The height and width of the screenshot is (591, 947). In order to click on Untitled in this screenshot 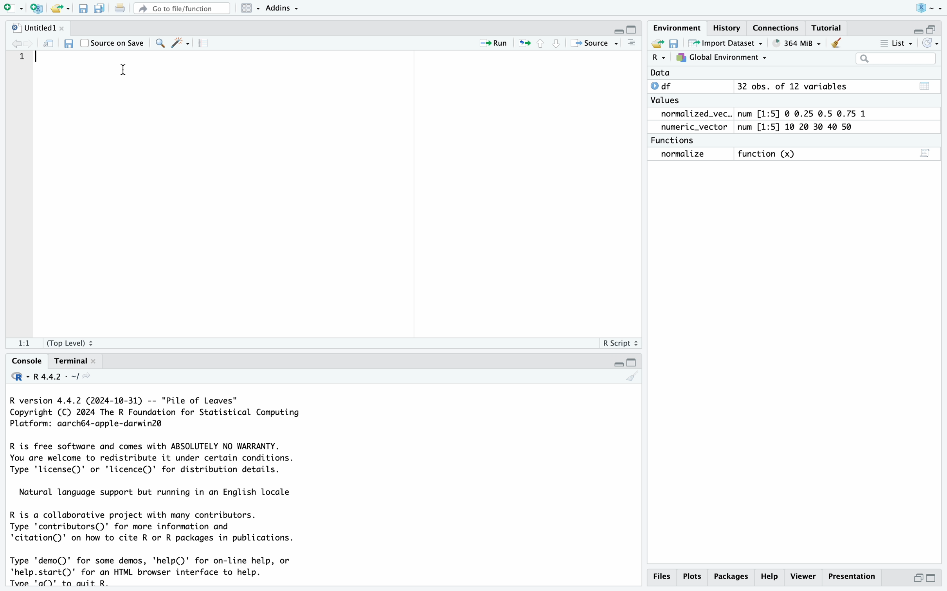, I will do `click(37, 28)`.